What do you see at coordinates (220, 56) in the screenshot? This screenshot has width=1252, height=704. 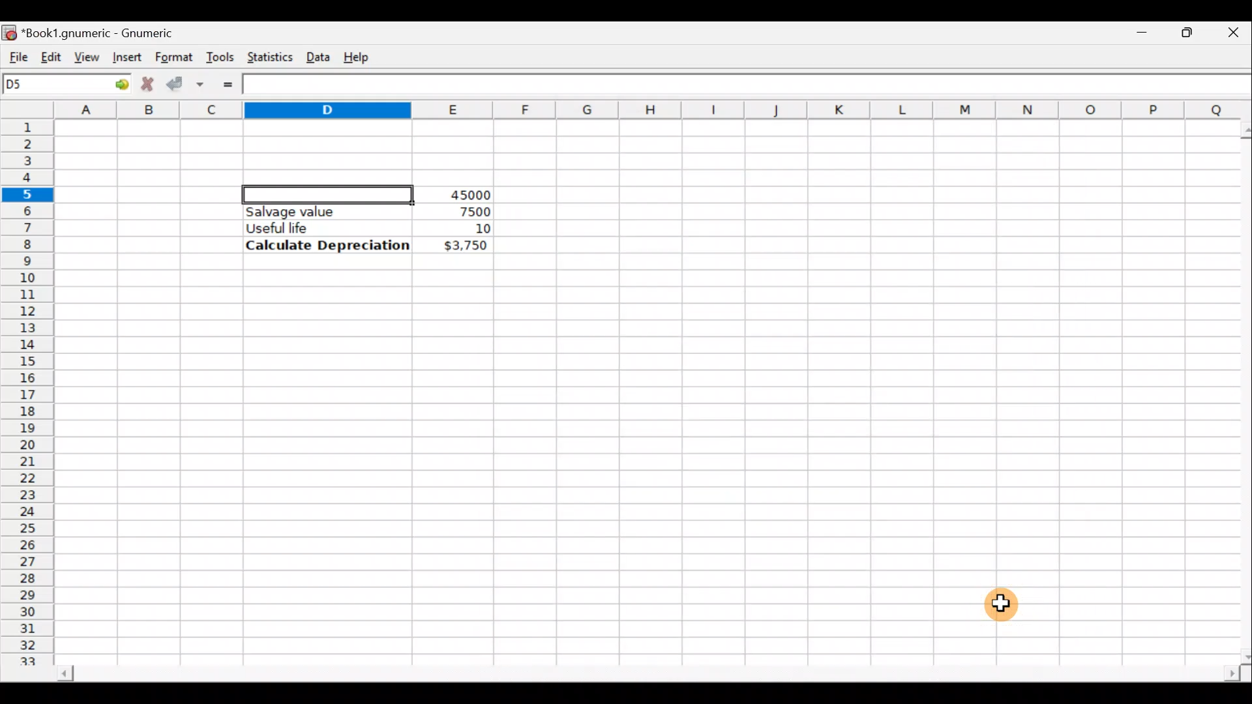 I see `Tools` at bounding box center [220, 56].